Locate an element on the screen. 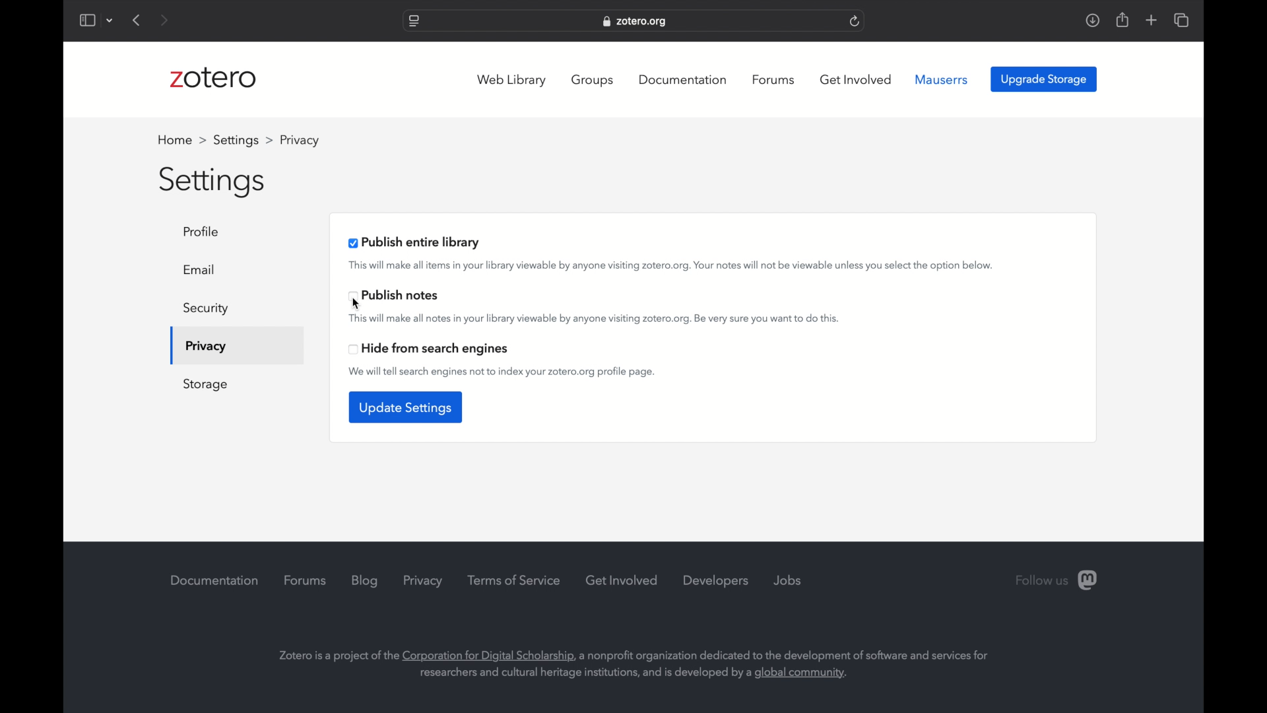 The image size is (1267, 713). privacy is located at coordinates (423, 581).